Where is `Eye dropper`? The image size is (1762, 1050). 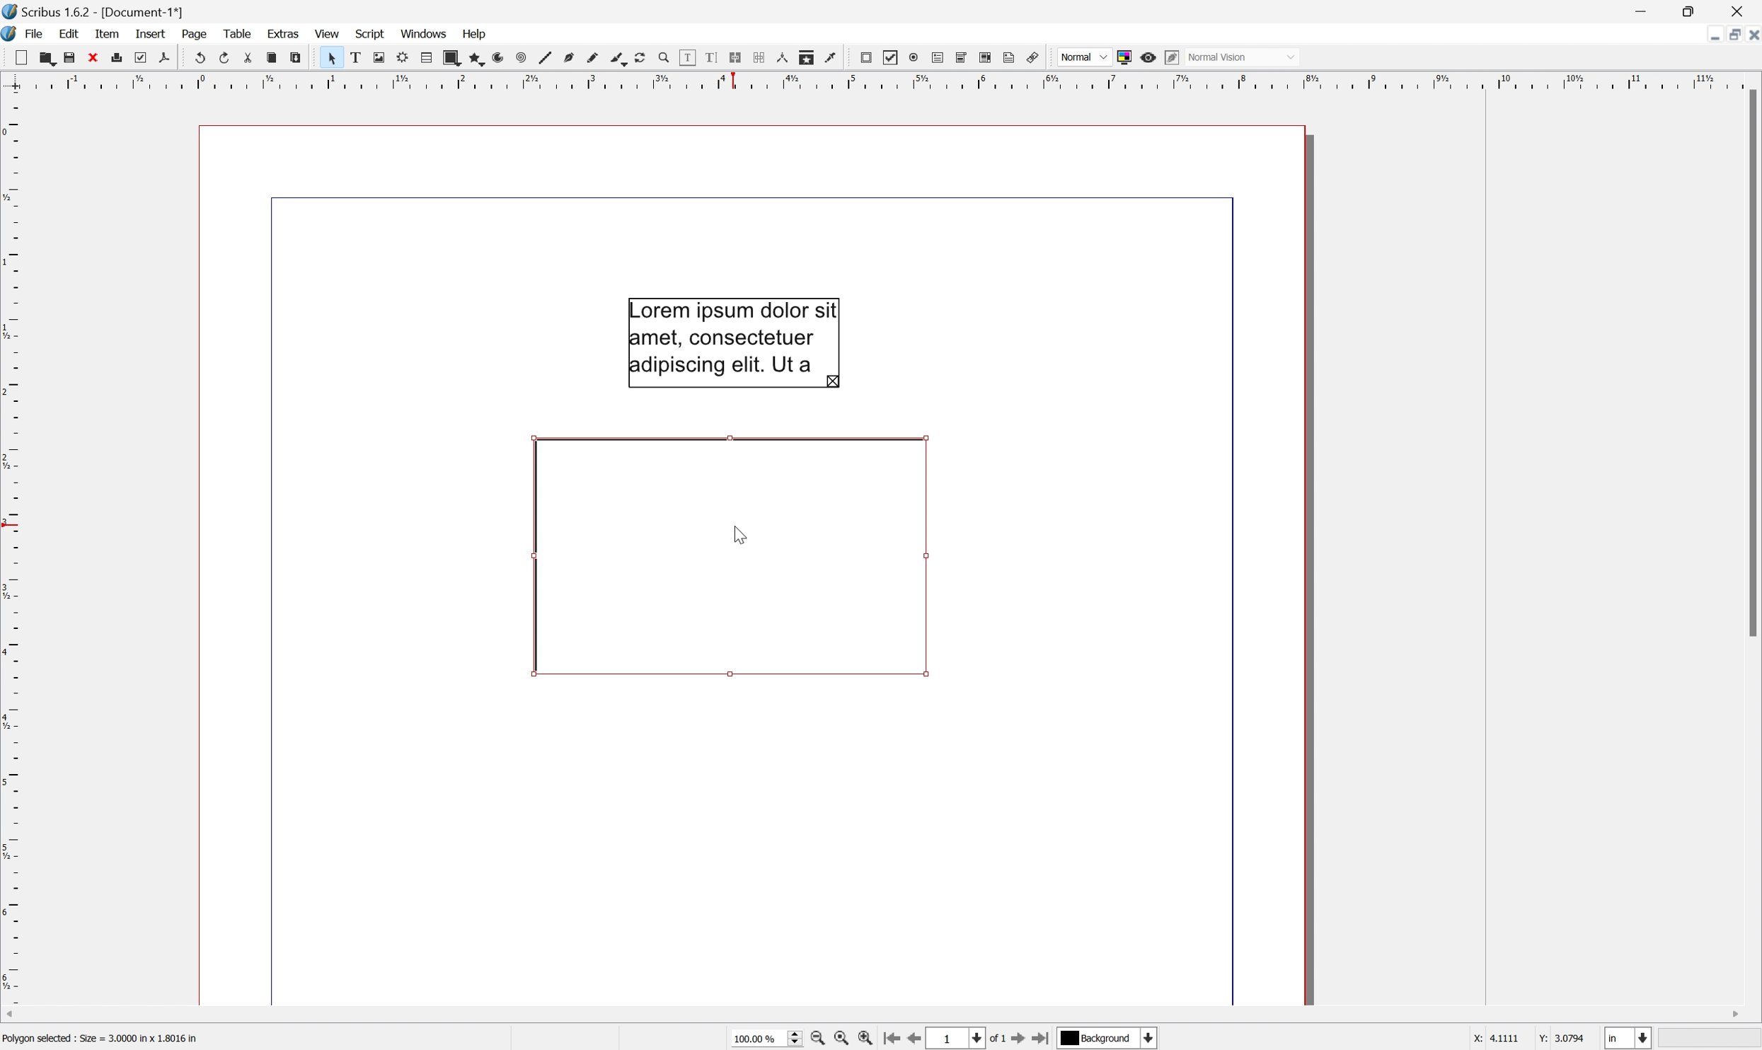 Eye dropper is located at coordinates (833, 57).